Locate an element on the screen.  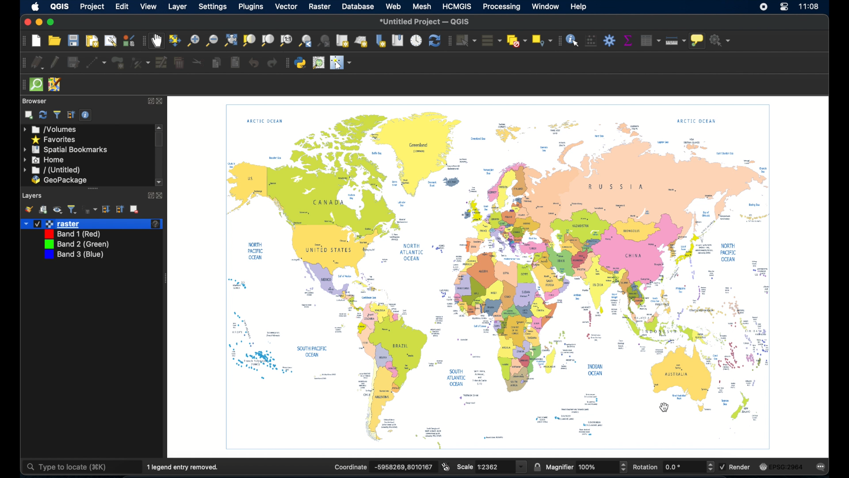
create new project is located at coordinates (36, 41).